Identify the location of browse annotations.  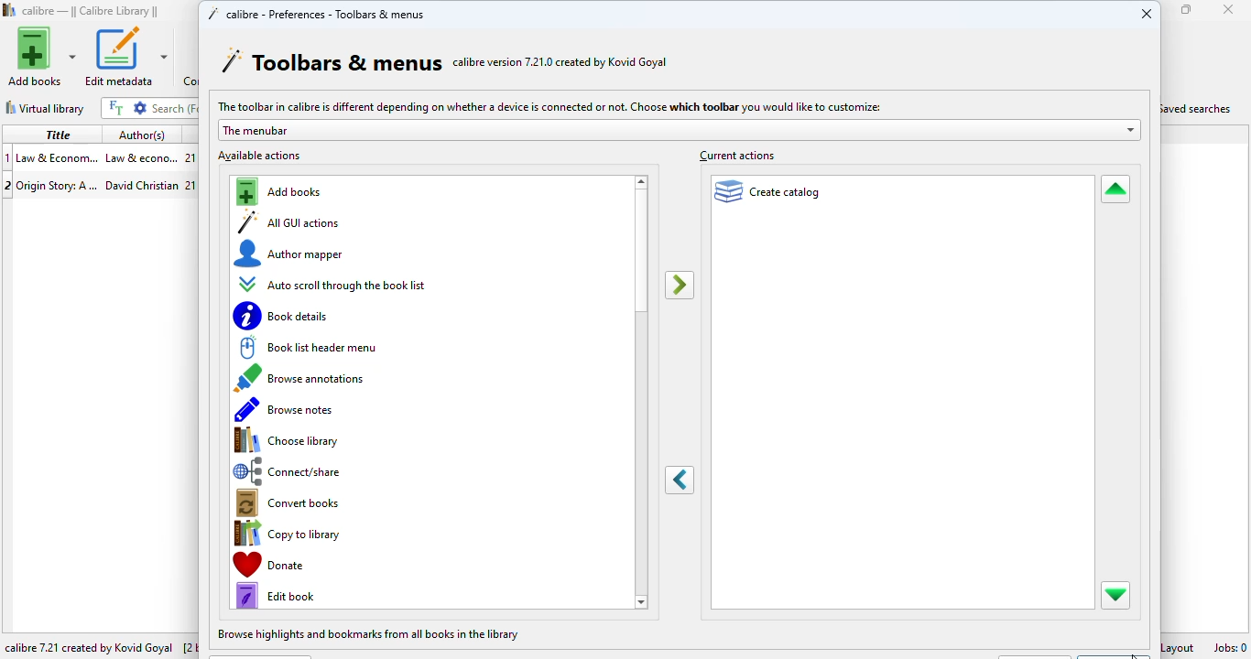
(305, 377).